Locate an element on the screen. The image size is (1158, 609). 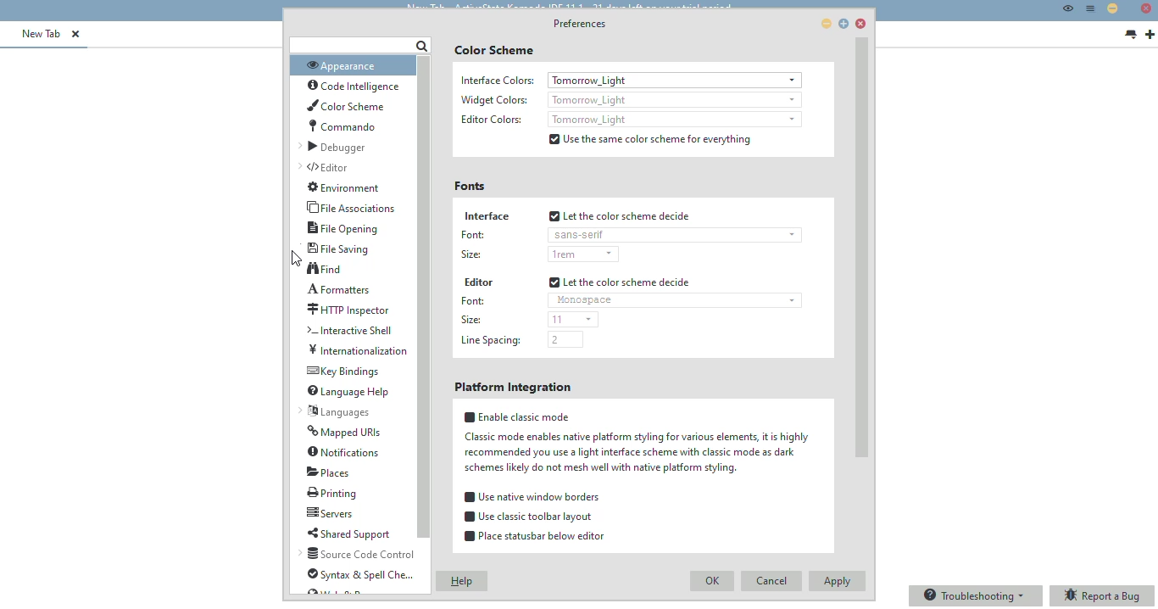
color scheme is located at coordinates (345, 105).